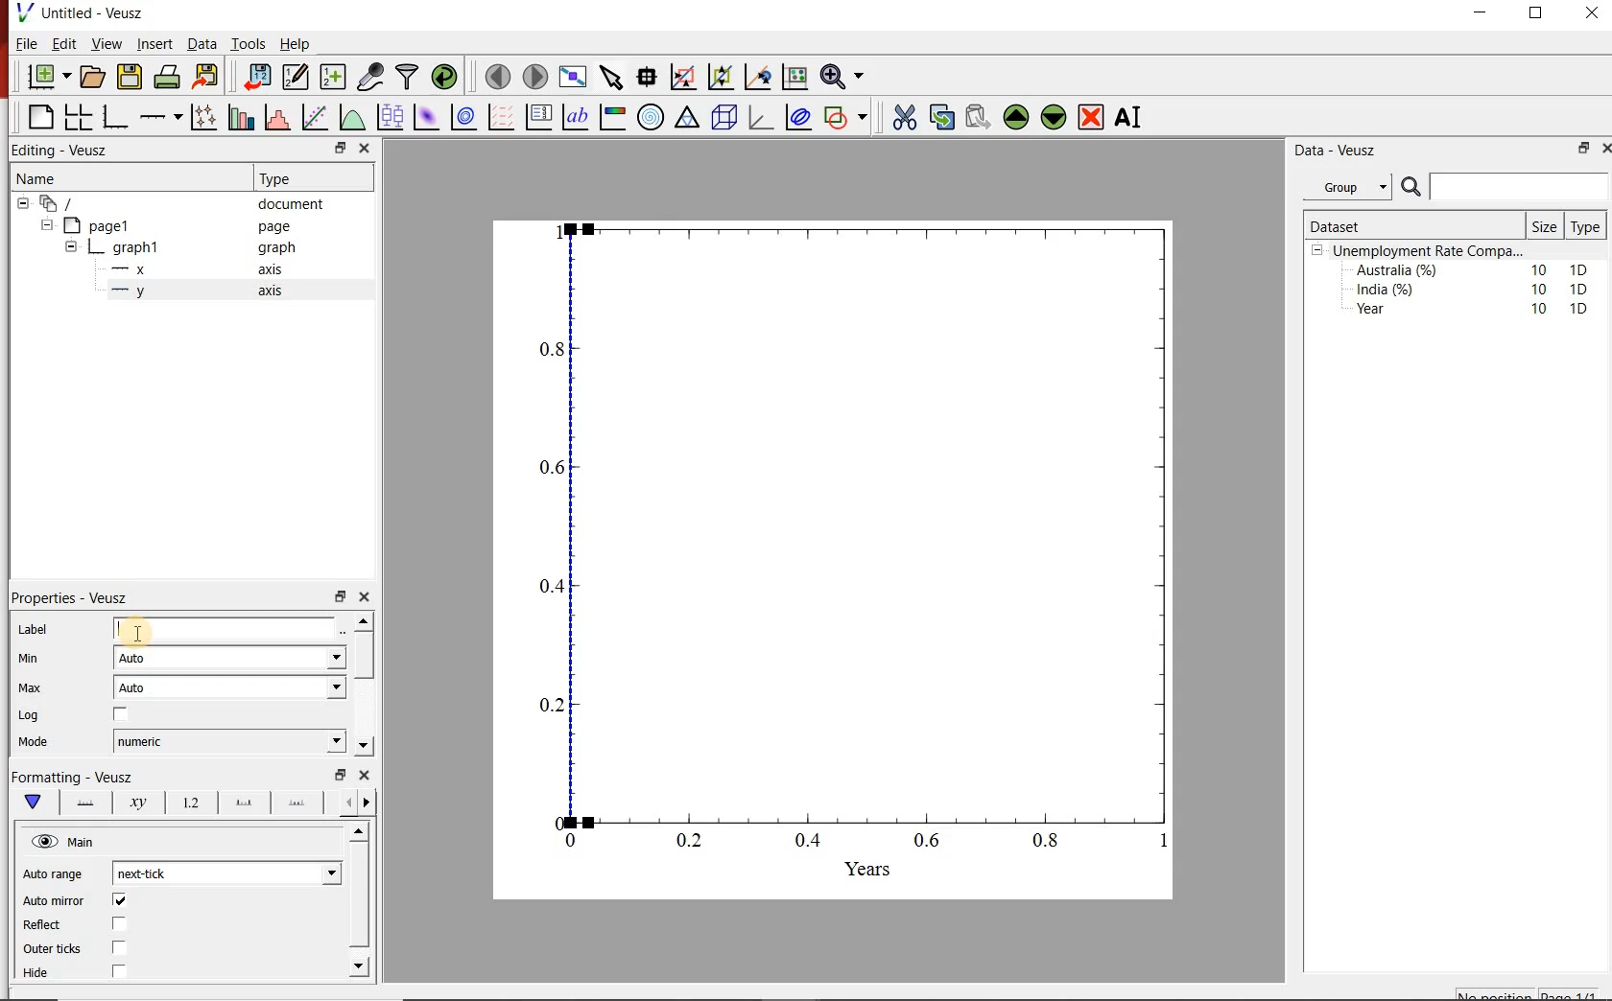 The image size is (1612, 1001). I want to click on Dataset, so click(1380, 226).